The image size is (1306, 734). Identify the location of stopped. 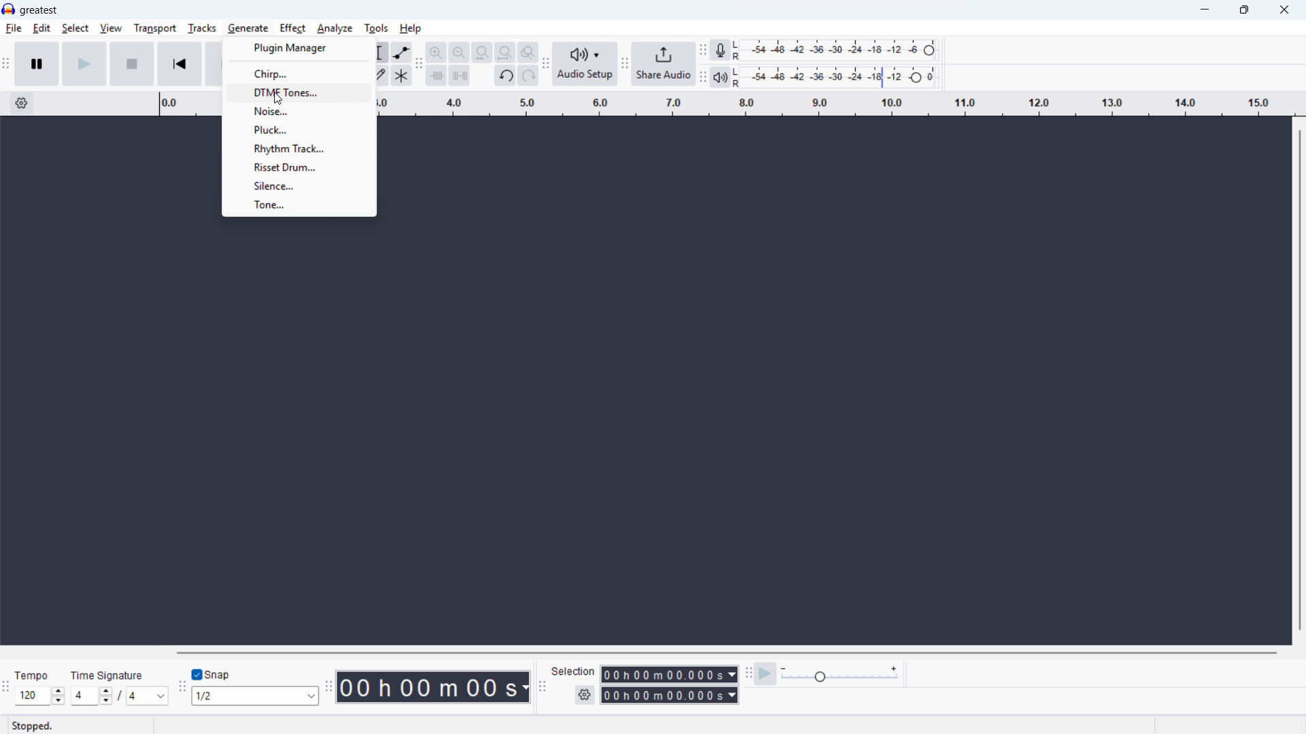
(33, 727).